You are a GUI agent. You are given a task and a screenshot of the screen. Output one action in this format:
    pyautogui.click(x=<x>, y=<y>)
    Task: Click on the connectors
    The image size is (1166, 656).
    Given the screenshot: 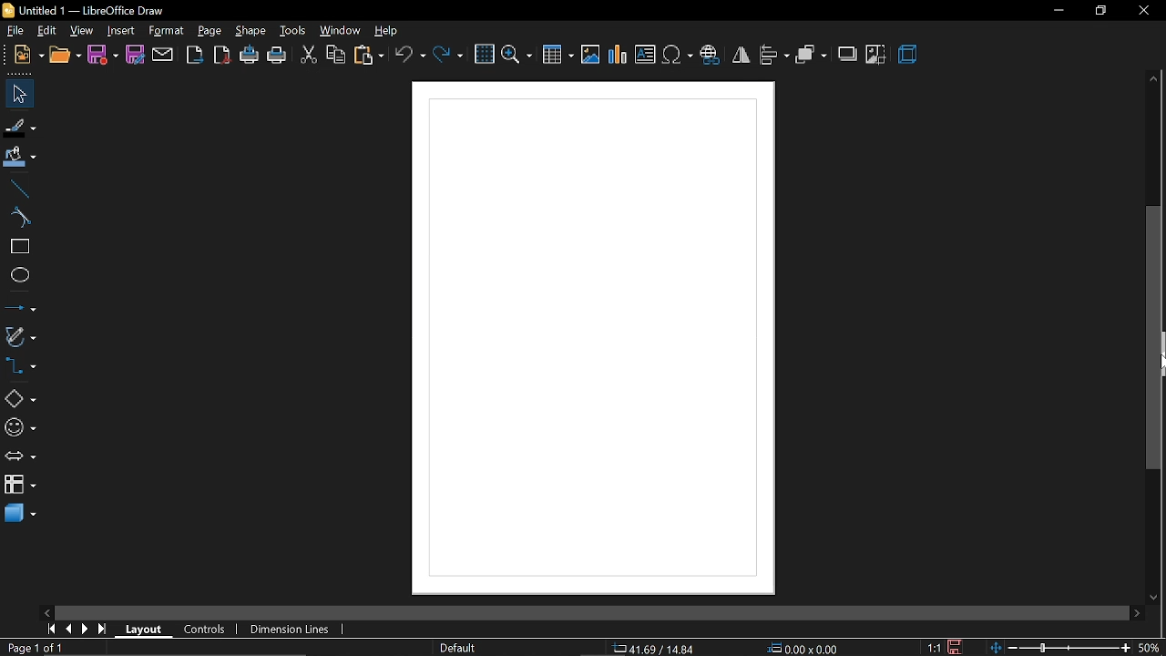 What is the action you would take?
    pyautogui.click(x=19, y=366)
    